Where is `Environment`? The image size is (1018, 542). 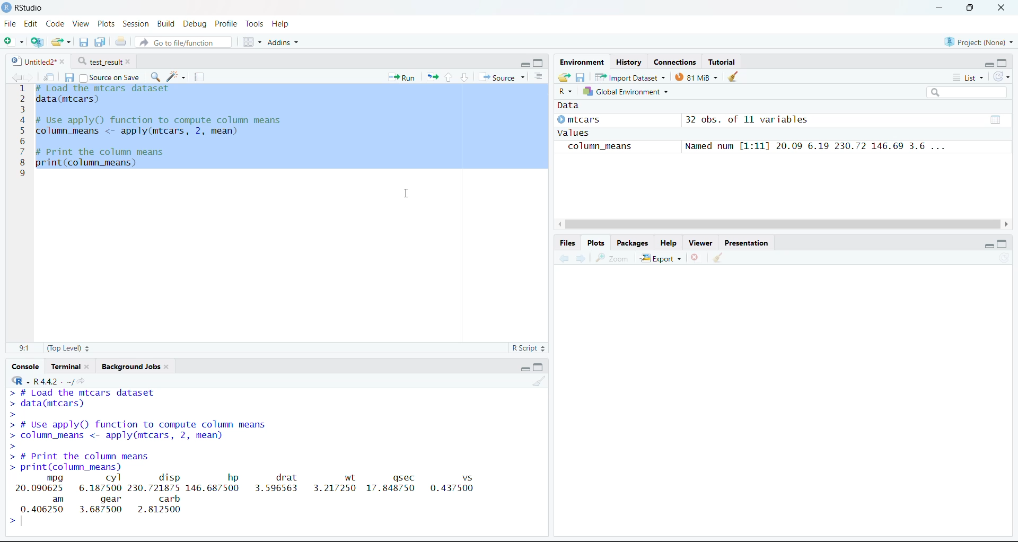
Environment is located at coordinates (583, 62).